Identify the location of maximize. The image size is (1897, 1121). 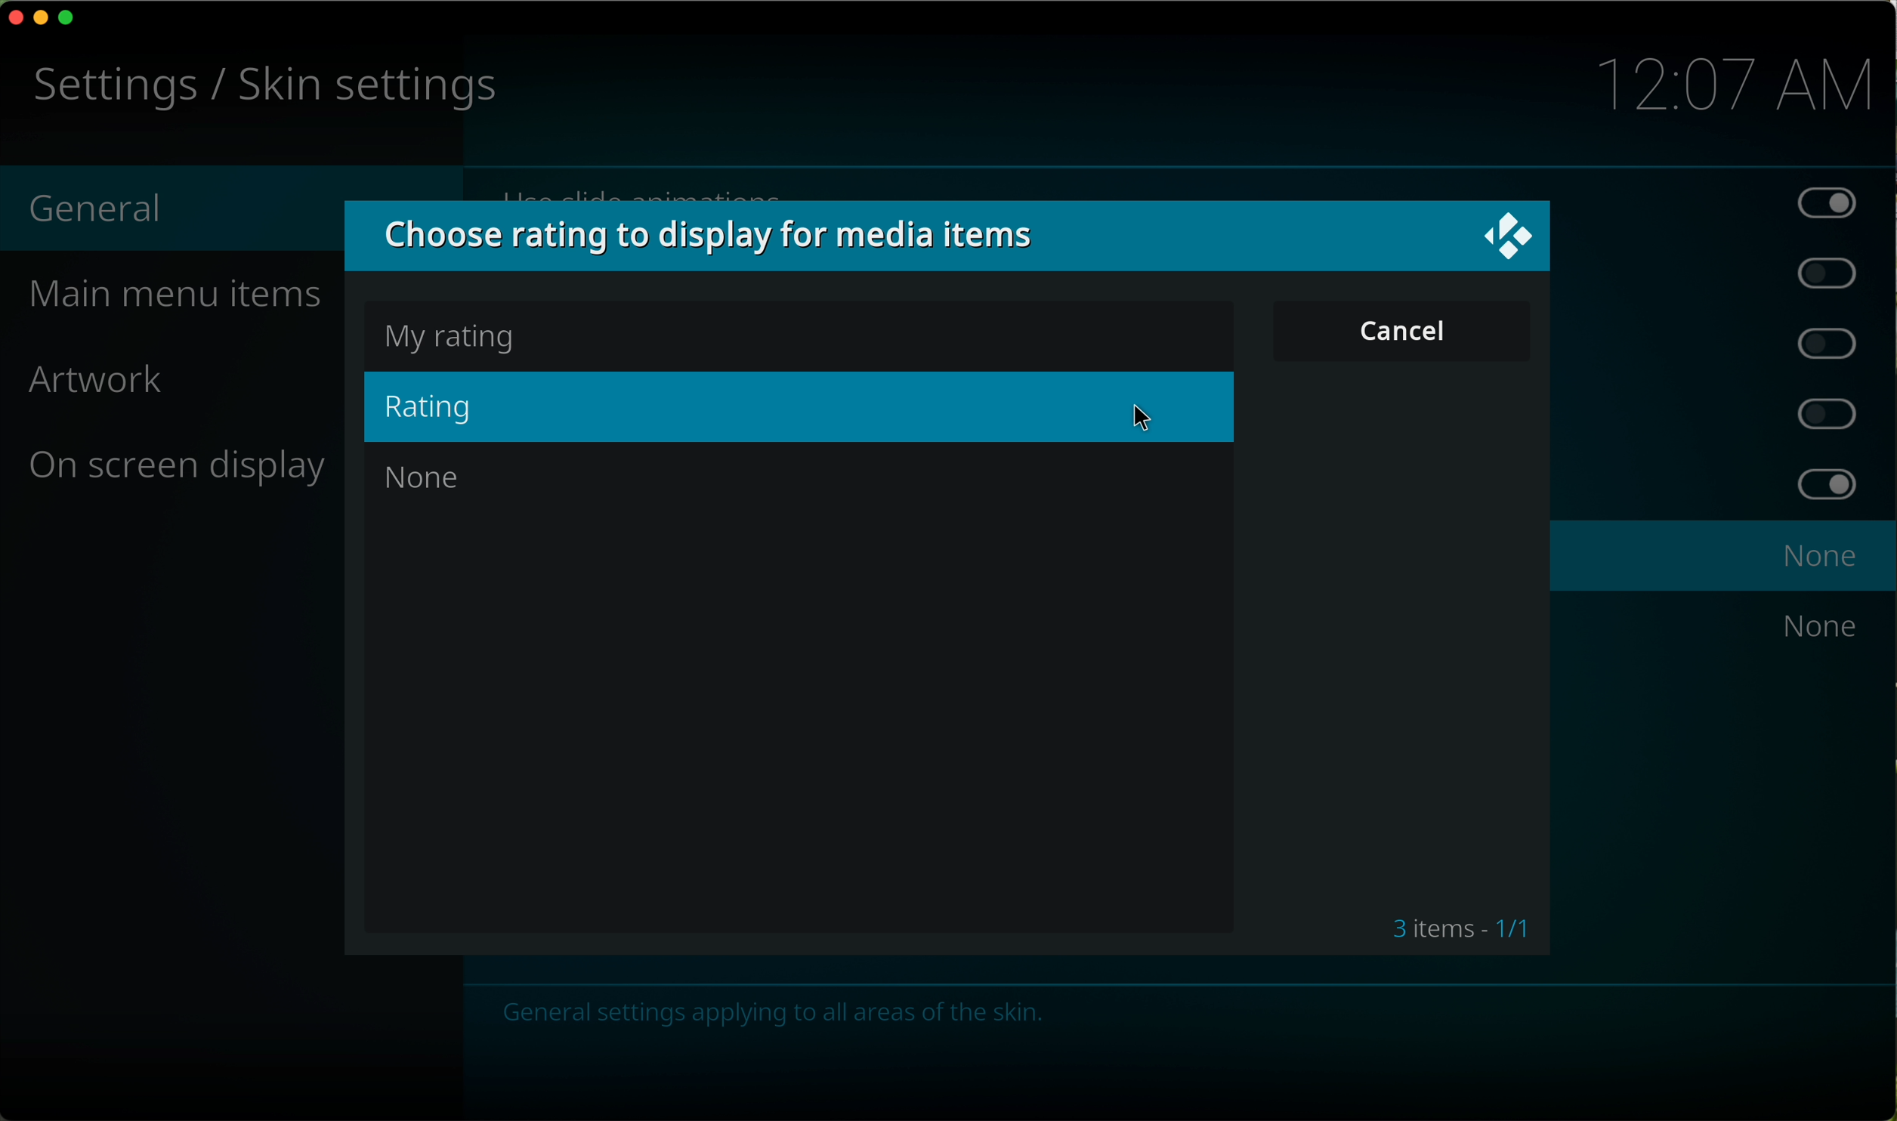
(71, 17).